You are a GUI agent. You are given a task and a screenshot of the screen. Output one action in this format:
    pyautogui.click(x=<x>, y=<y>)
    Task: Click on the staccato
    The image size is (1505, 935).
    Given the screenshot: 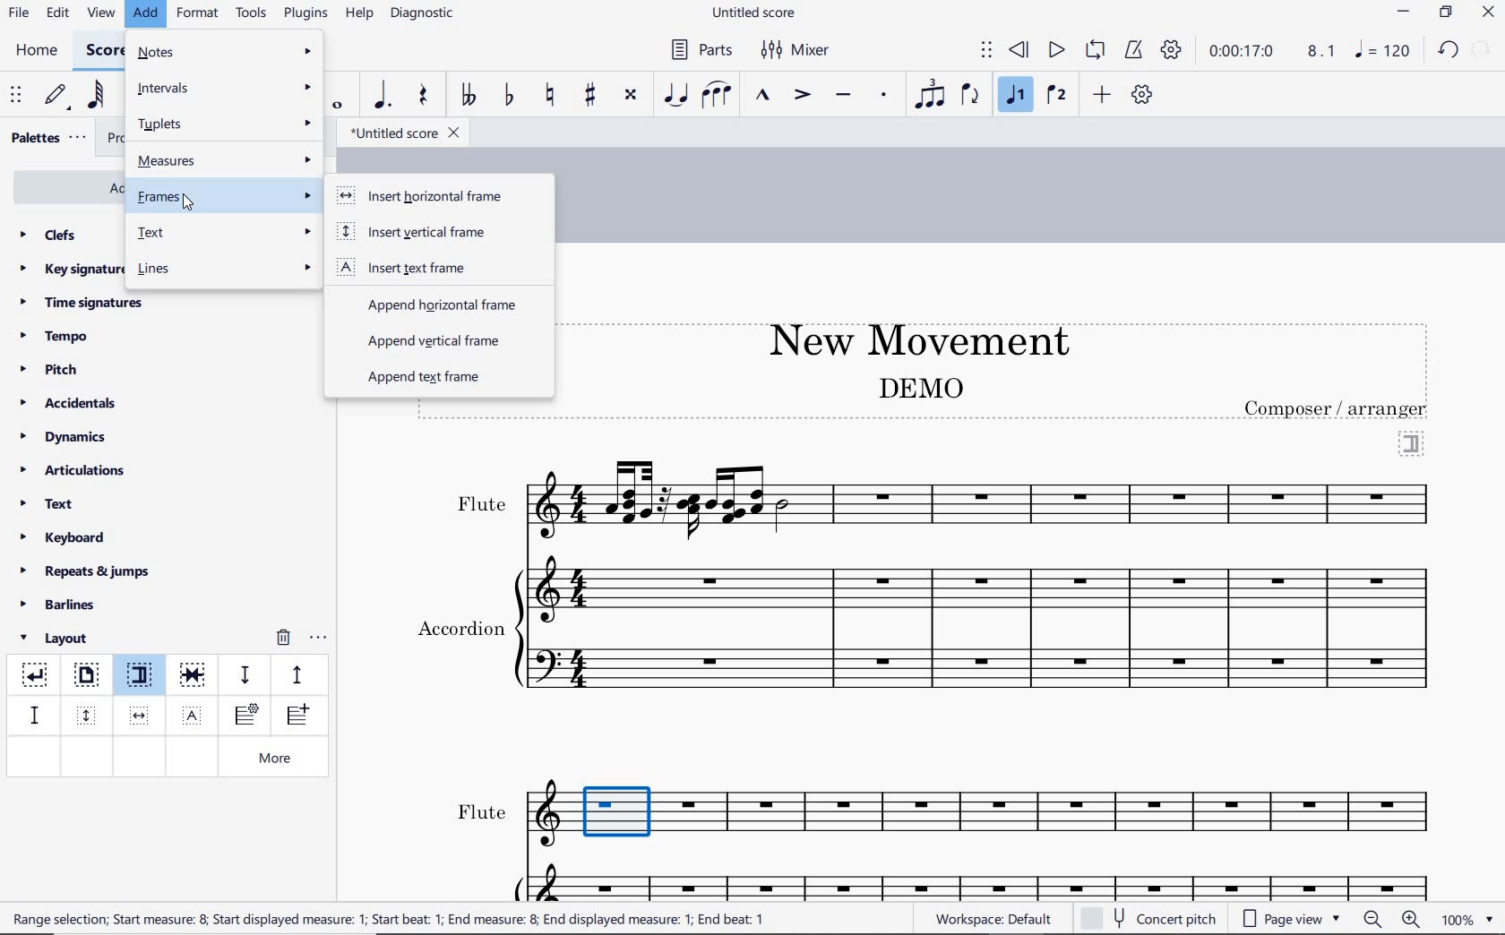 What is the action you would take?
    pyautogui.click(x=884, y=95)
    